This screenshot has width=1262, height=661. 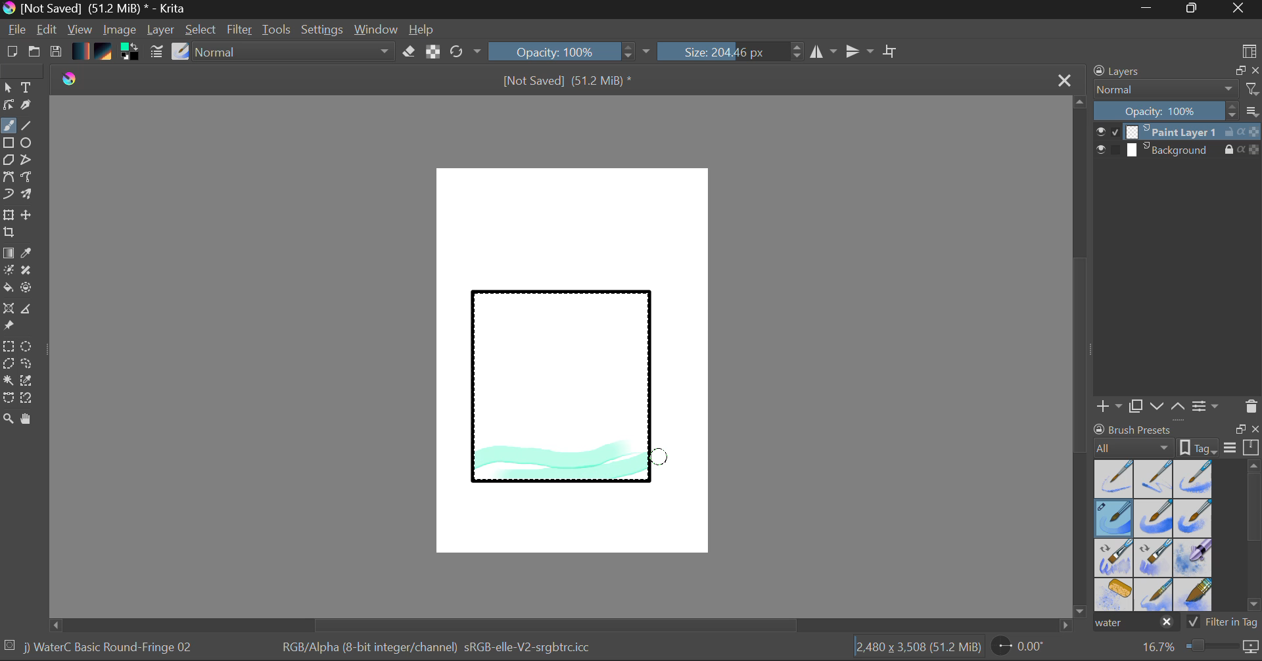 What do you see at coordinates (1177, 438) in the screenshot?
I see `Brush presets docket` at bounding box center [1177, 438].